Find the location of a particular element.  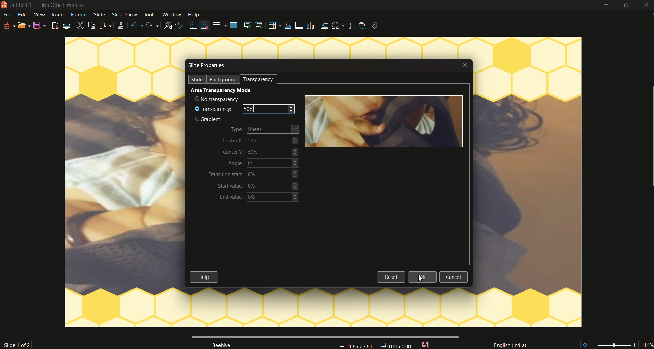

insert audio video is located at coordinates (300, 25).